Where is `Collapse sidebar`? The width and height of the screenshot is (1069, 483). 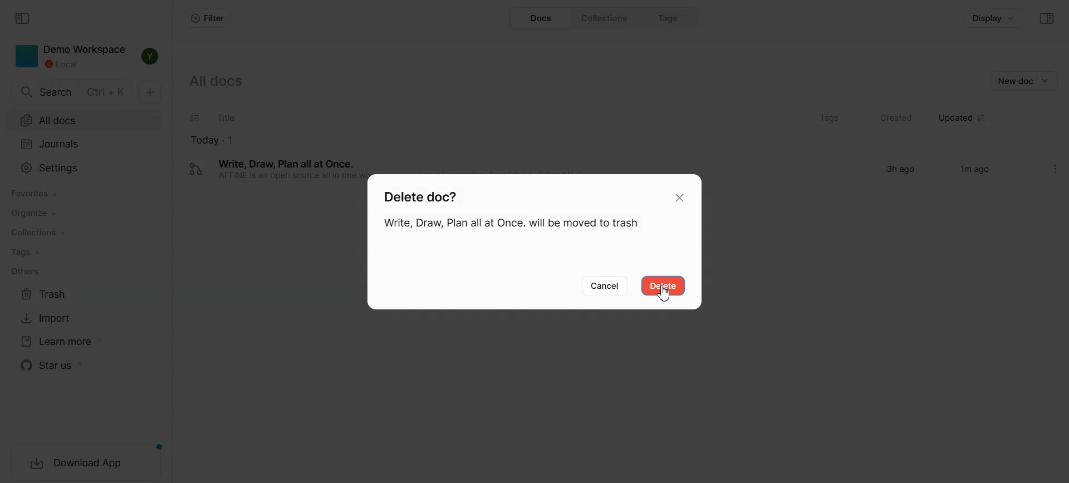
Collapse sidebar is located at coordinates (21, 18).